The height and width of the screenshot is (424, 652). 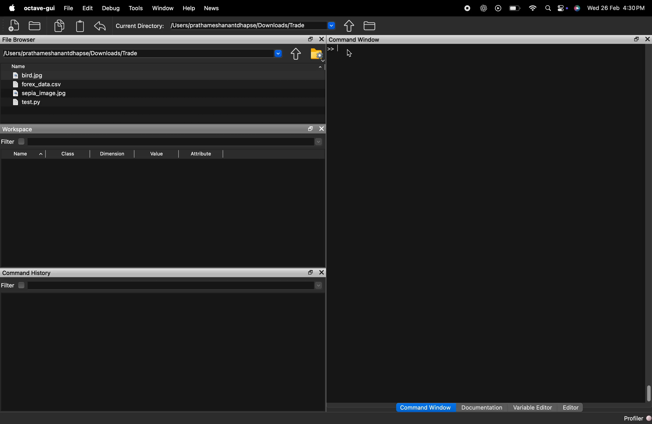 I want to click on Documentation, so click(x=482, y=407).